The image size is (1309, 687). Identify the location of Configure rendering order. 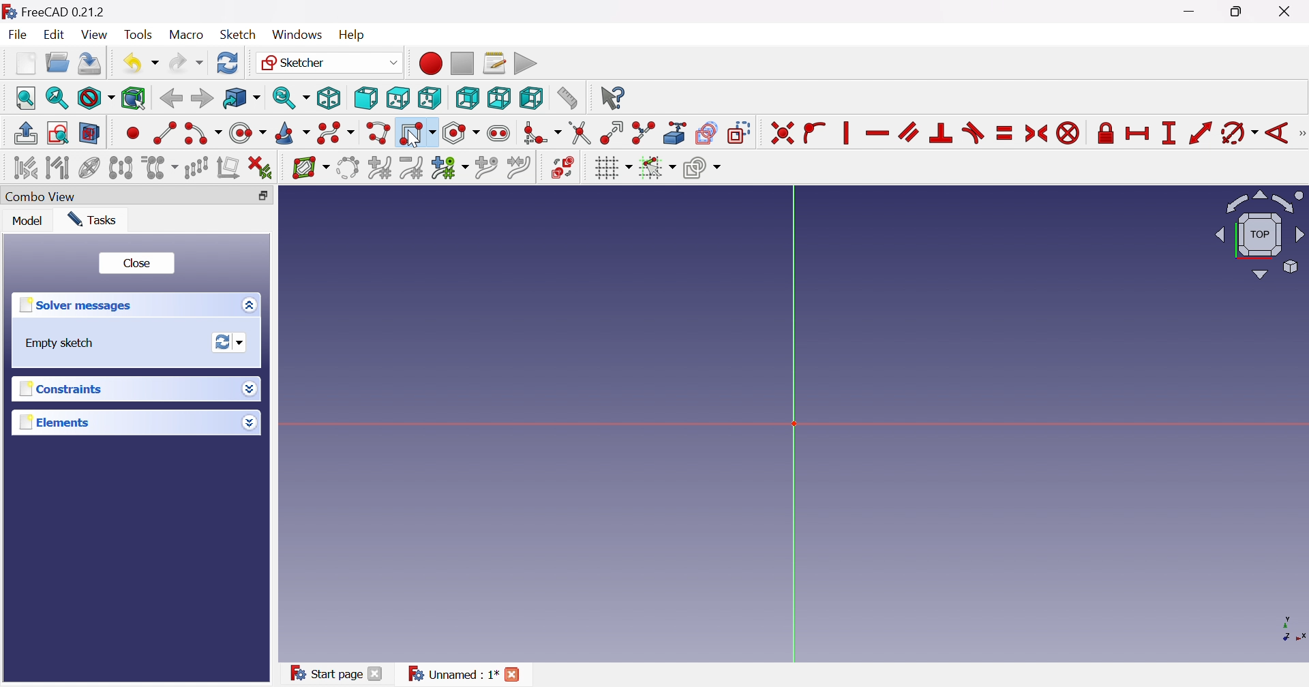
(702, 167).